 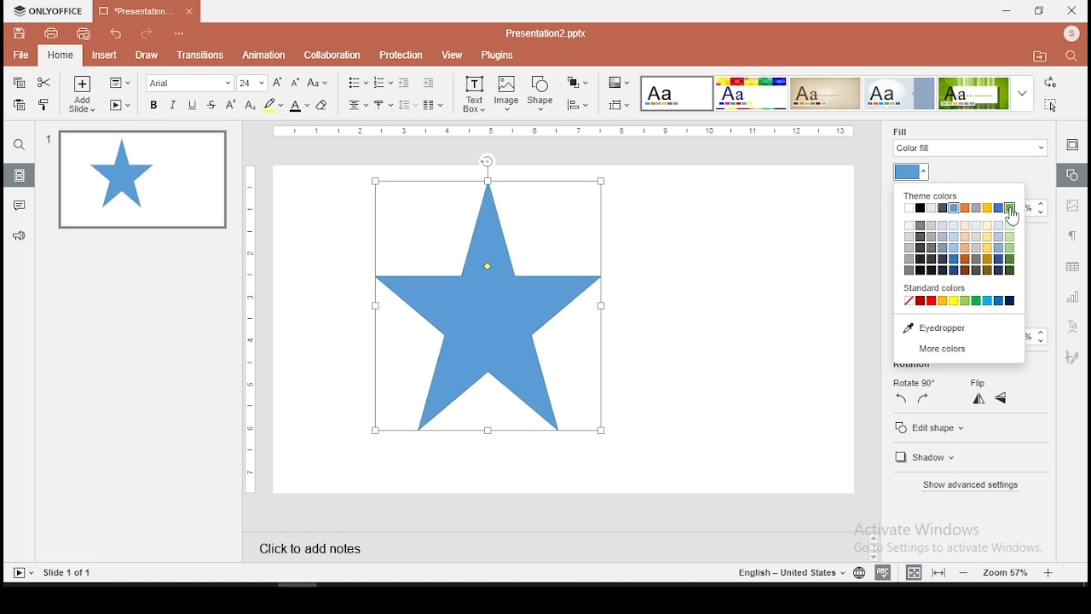 I want to click on replace, so click(x=1051, y=83).